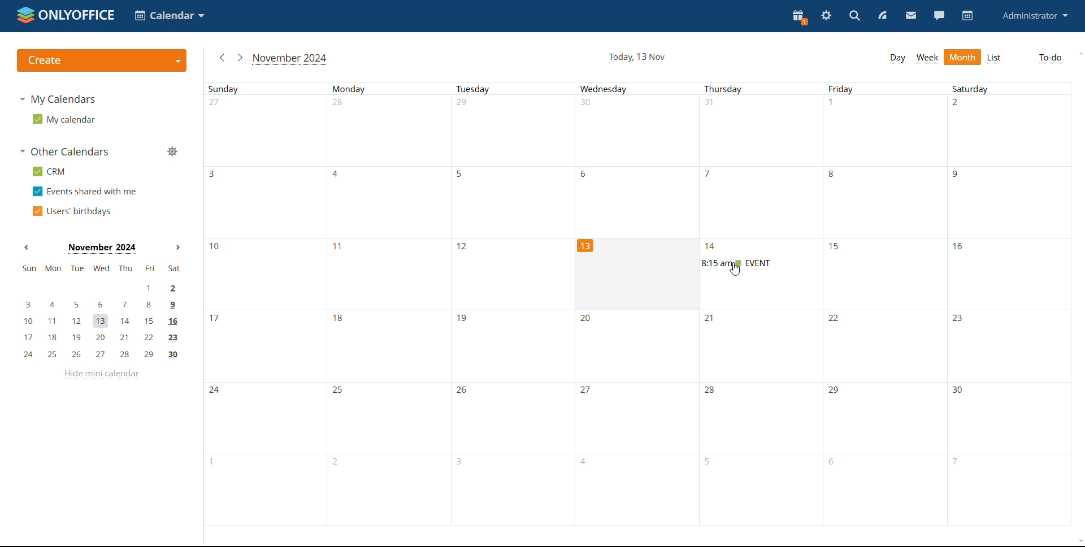  Describe the element at coordinates (736, 270) in the screenshot. I see `cursor` at that location.